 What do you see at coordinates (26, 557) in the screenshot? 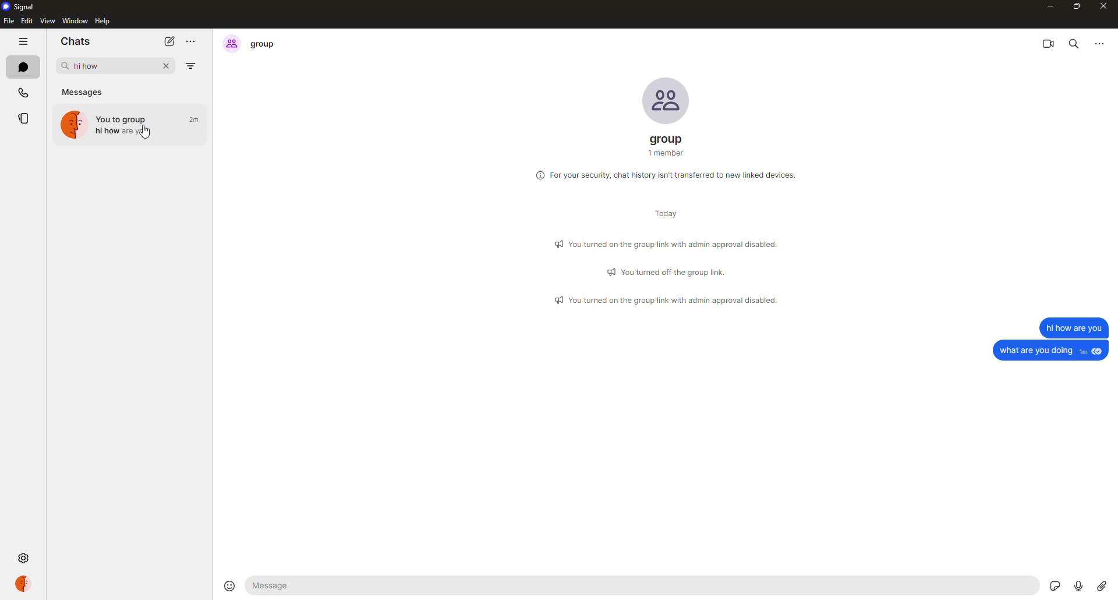
I see `settings` at bounding box center [26, 557].